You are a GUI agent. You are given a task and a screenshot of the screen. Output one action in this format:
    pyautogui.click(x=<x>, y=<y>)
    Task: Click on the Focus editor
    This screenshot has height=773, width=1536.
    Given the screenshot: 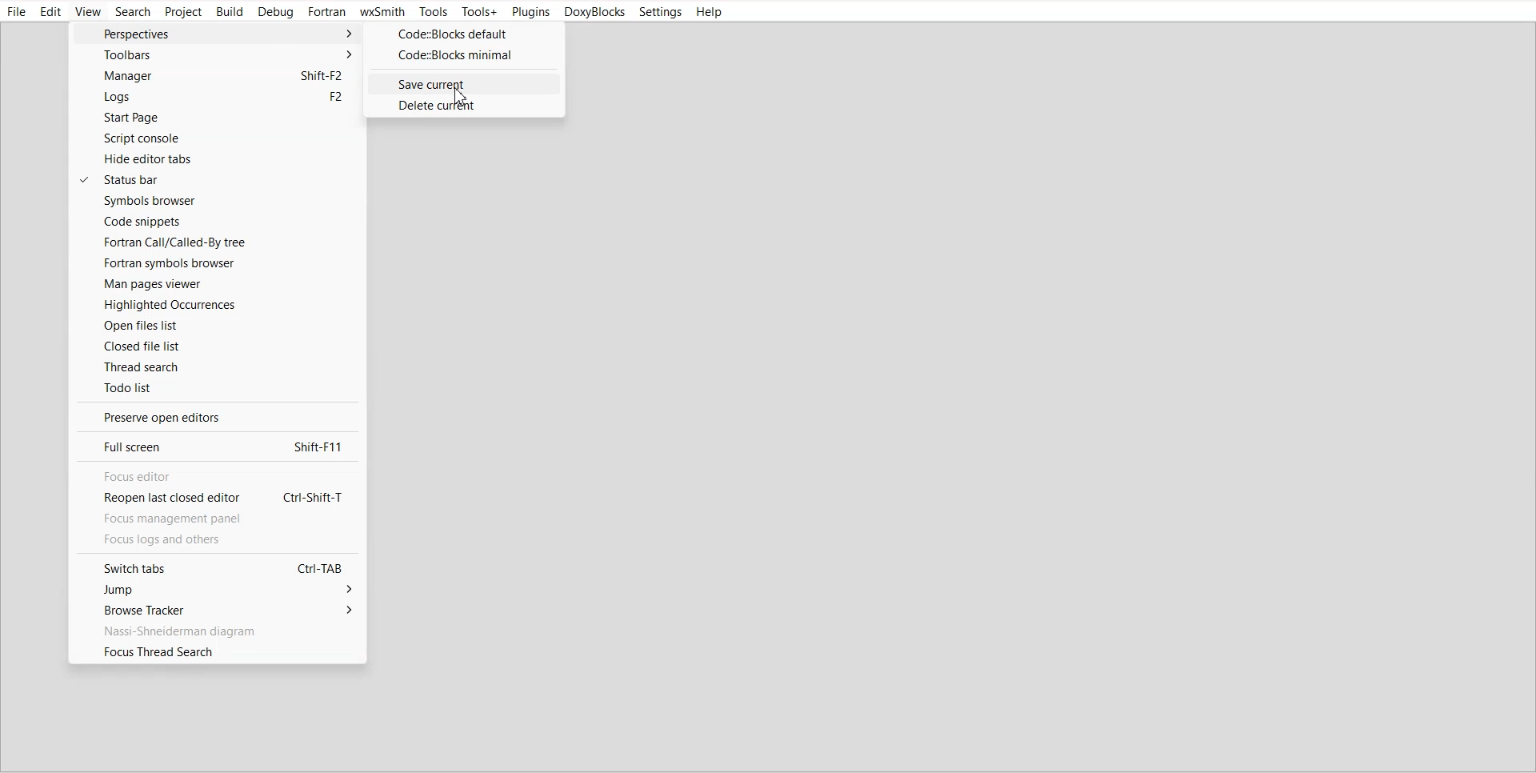 What is the action you would take?
    pyautogui.click(x=213, y=476)
    